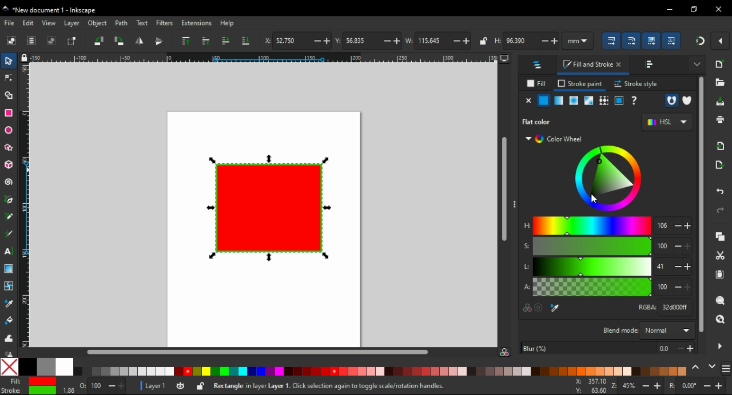  Describe the element at coordinates (9, 321) in the screenshot. I see `paint bucket tool` at that location.